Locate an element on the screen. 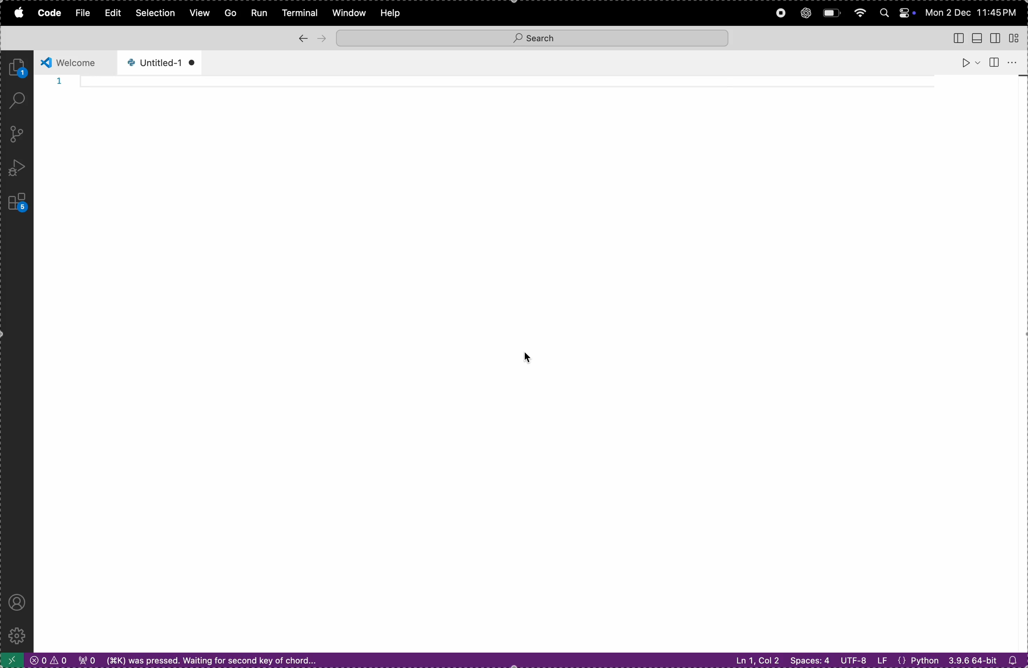  un titled is located at coordinates (156, 63).